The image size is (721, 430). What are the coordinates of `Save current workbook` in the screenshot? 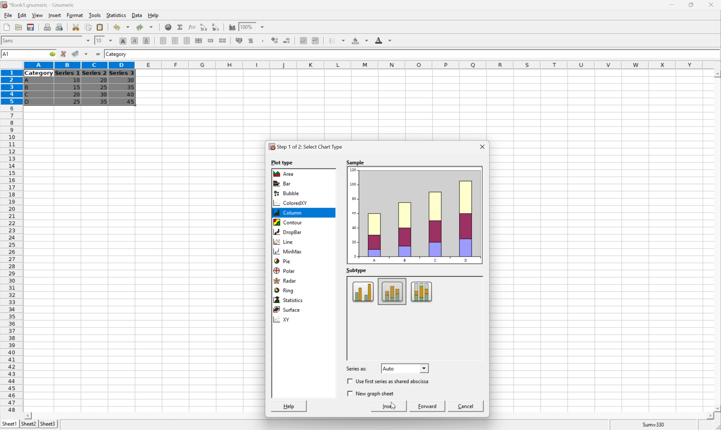 It's located at (30, 27).